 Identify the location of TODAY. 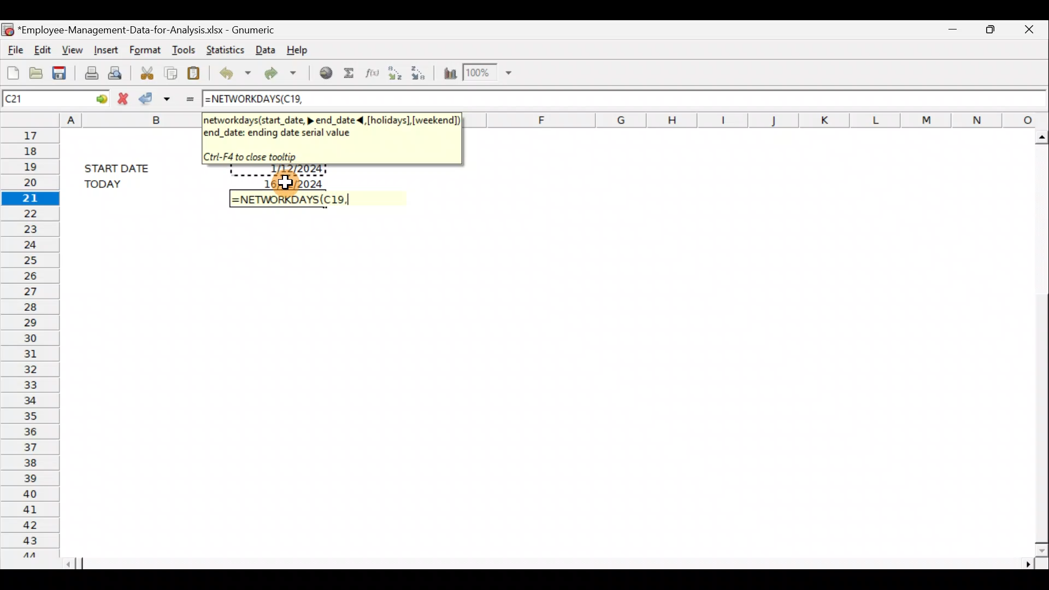
(121, 184).